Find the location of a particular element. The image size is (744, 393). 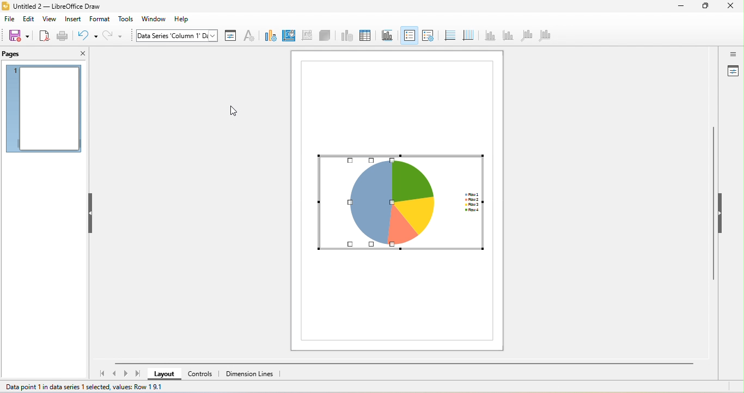

maximize is located at coordinates (705, 7).